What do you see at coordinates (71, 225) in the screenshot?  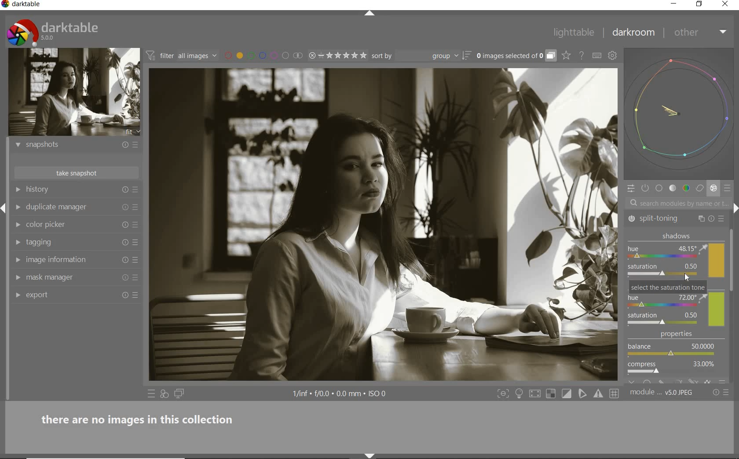 I see `color picker` at bounding box center [71, 225].